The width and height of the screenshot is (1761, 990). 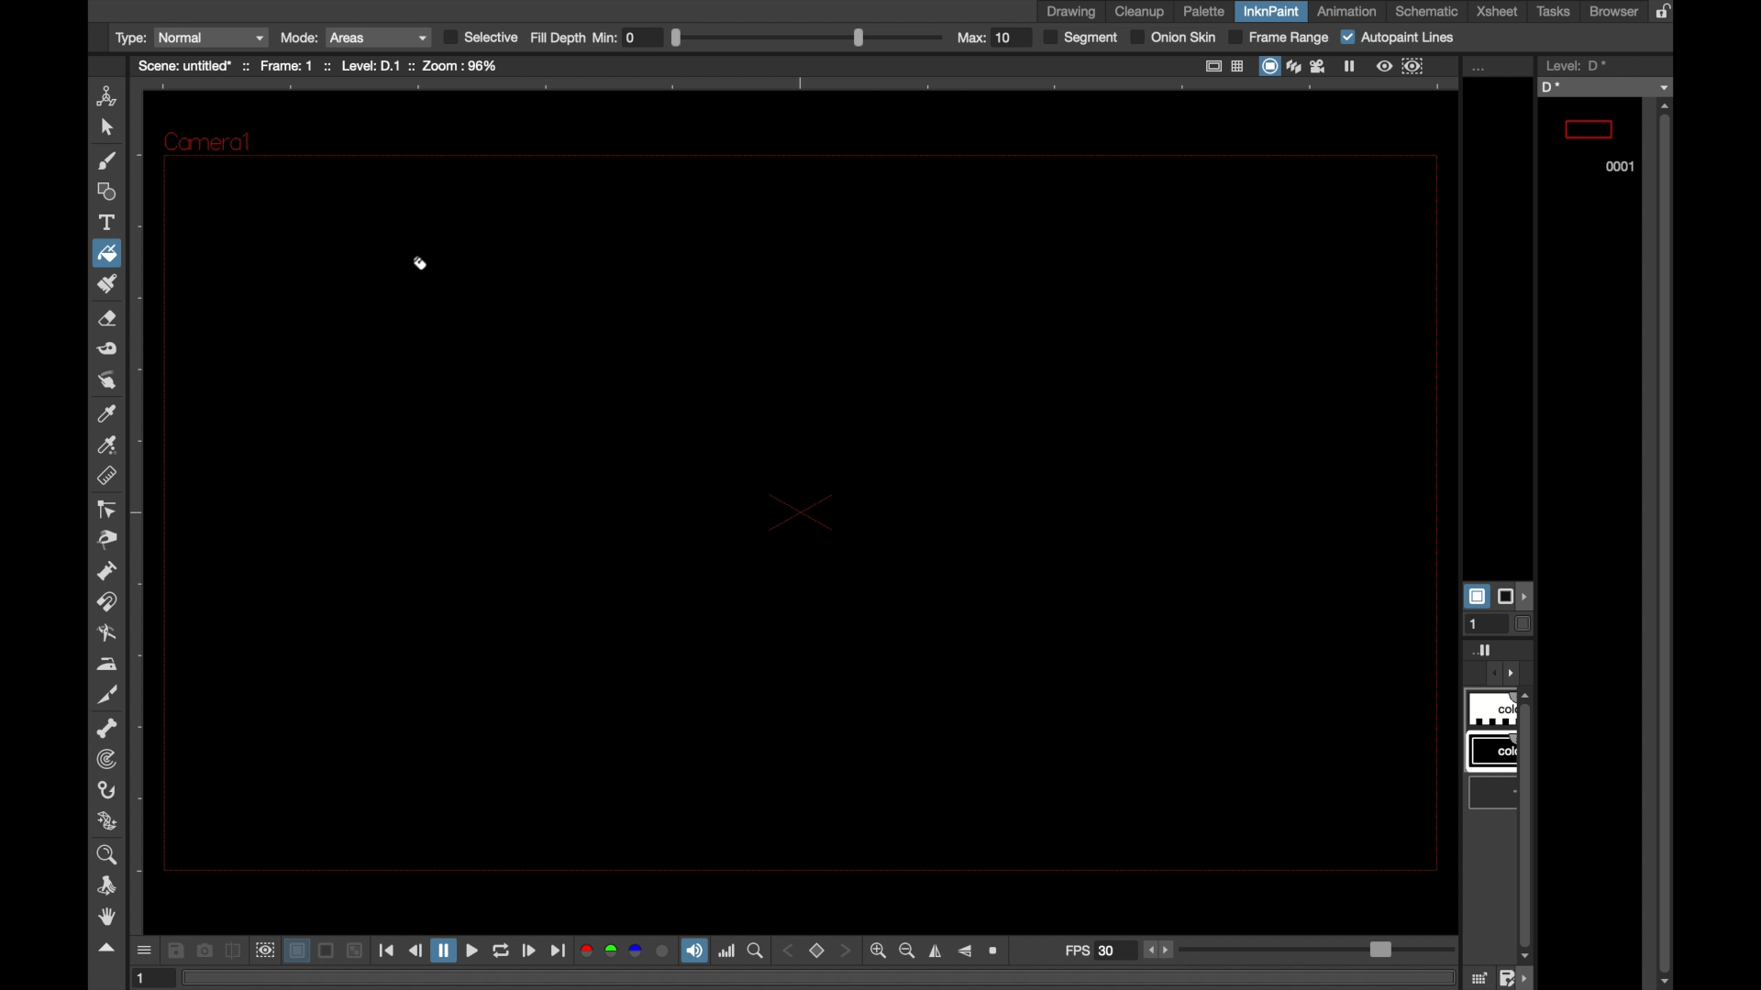 What do you see at coordinates (475, 951) in the screenshot?
I see `play` at bounding box center [475, 951].